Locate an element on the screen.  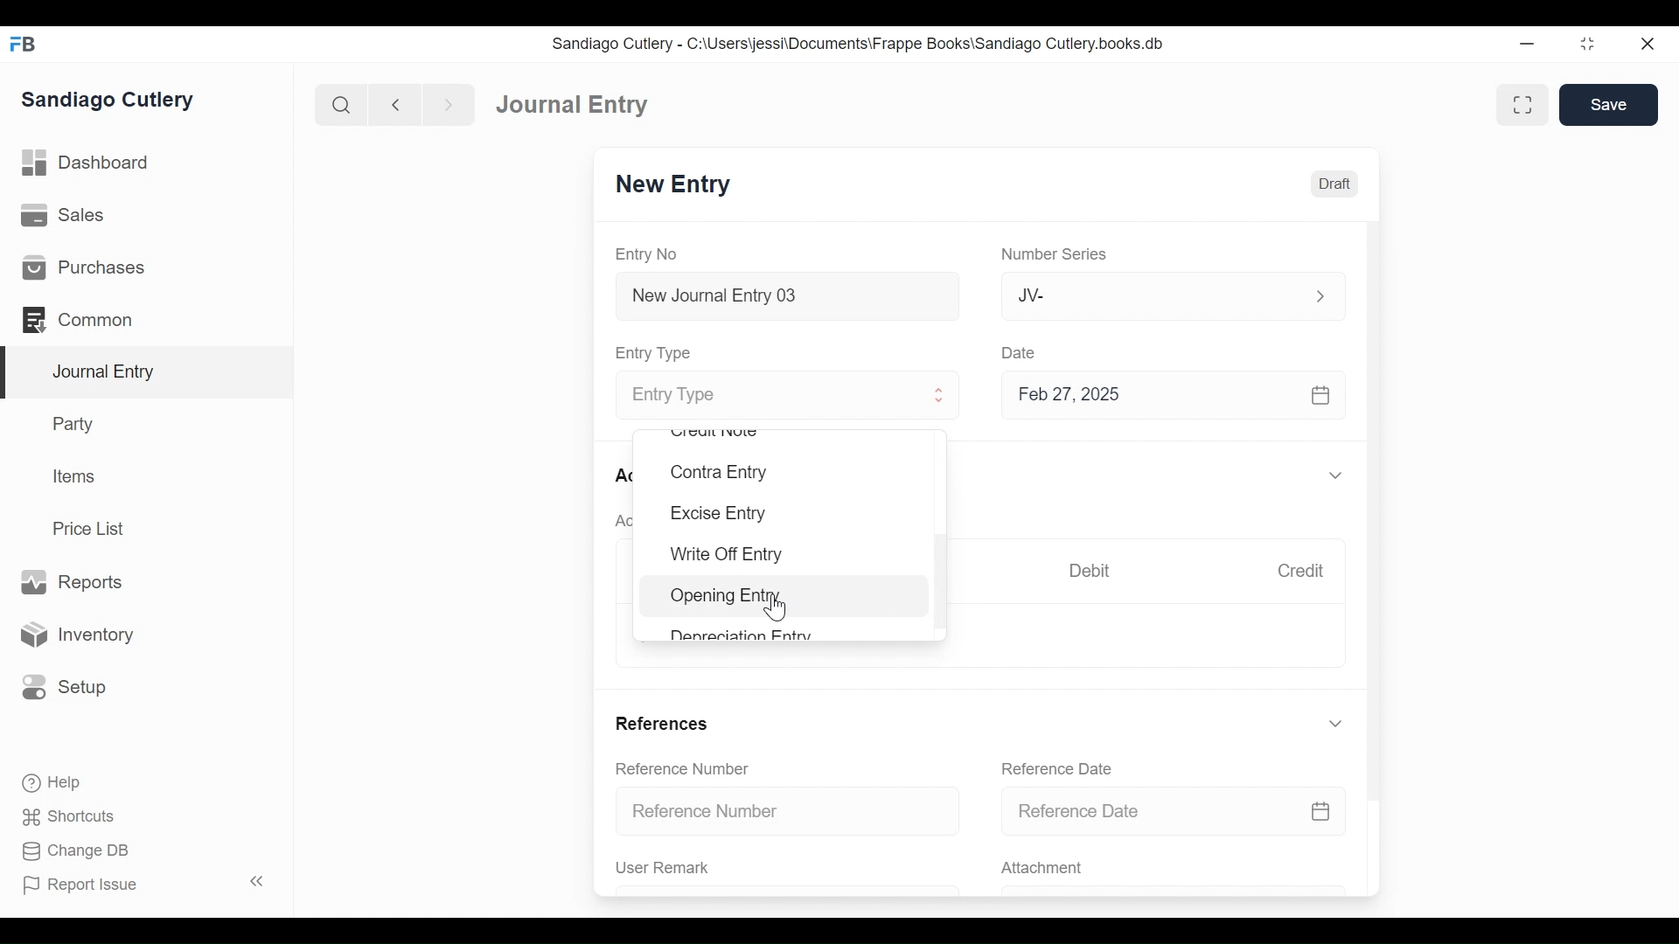
New Journal Entry 03 is located at coordinates (783, 296).